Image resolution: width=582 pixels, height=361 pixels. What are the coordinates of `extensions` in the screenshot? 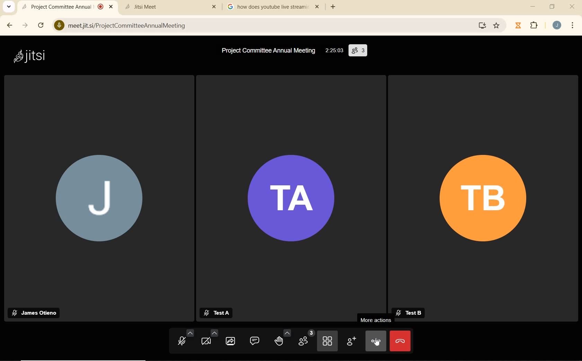 It's located at (536, 26).